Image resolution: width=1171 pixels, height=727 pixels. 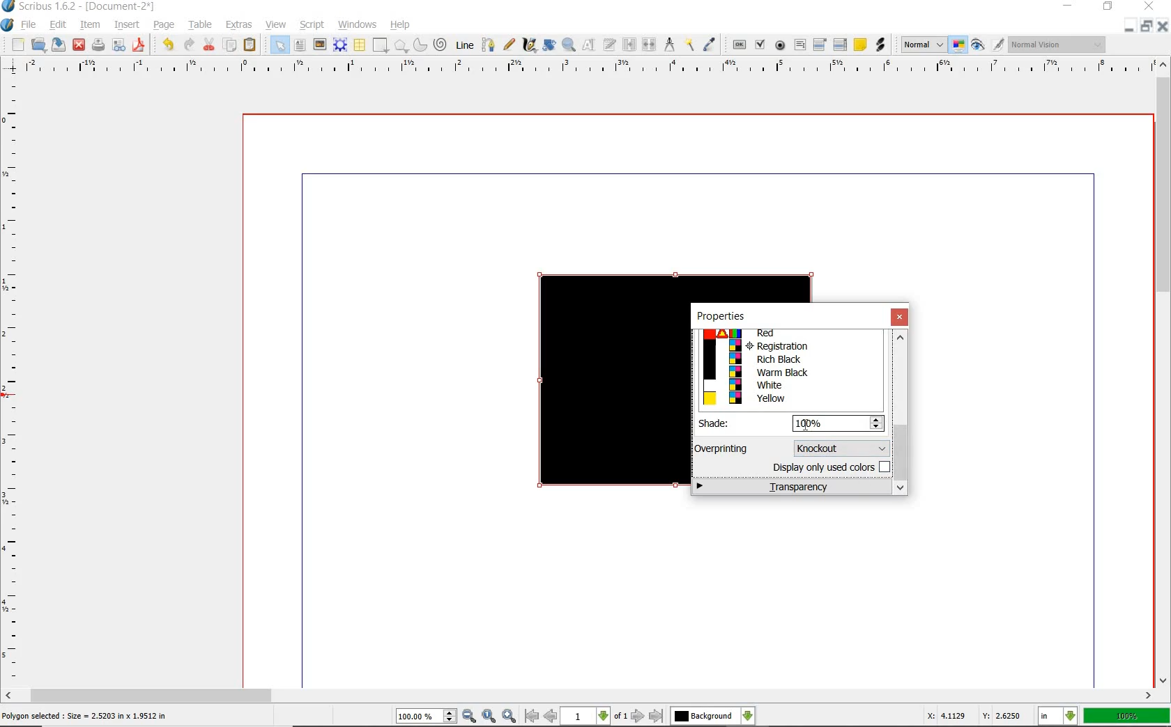 I want to click on calligraphic line, so click(x=529, y=45).